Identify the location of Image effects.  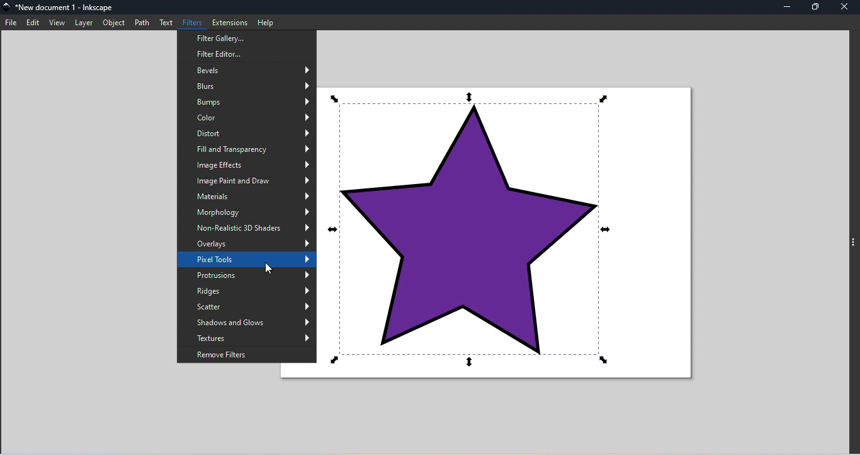
(247, 165).